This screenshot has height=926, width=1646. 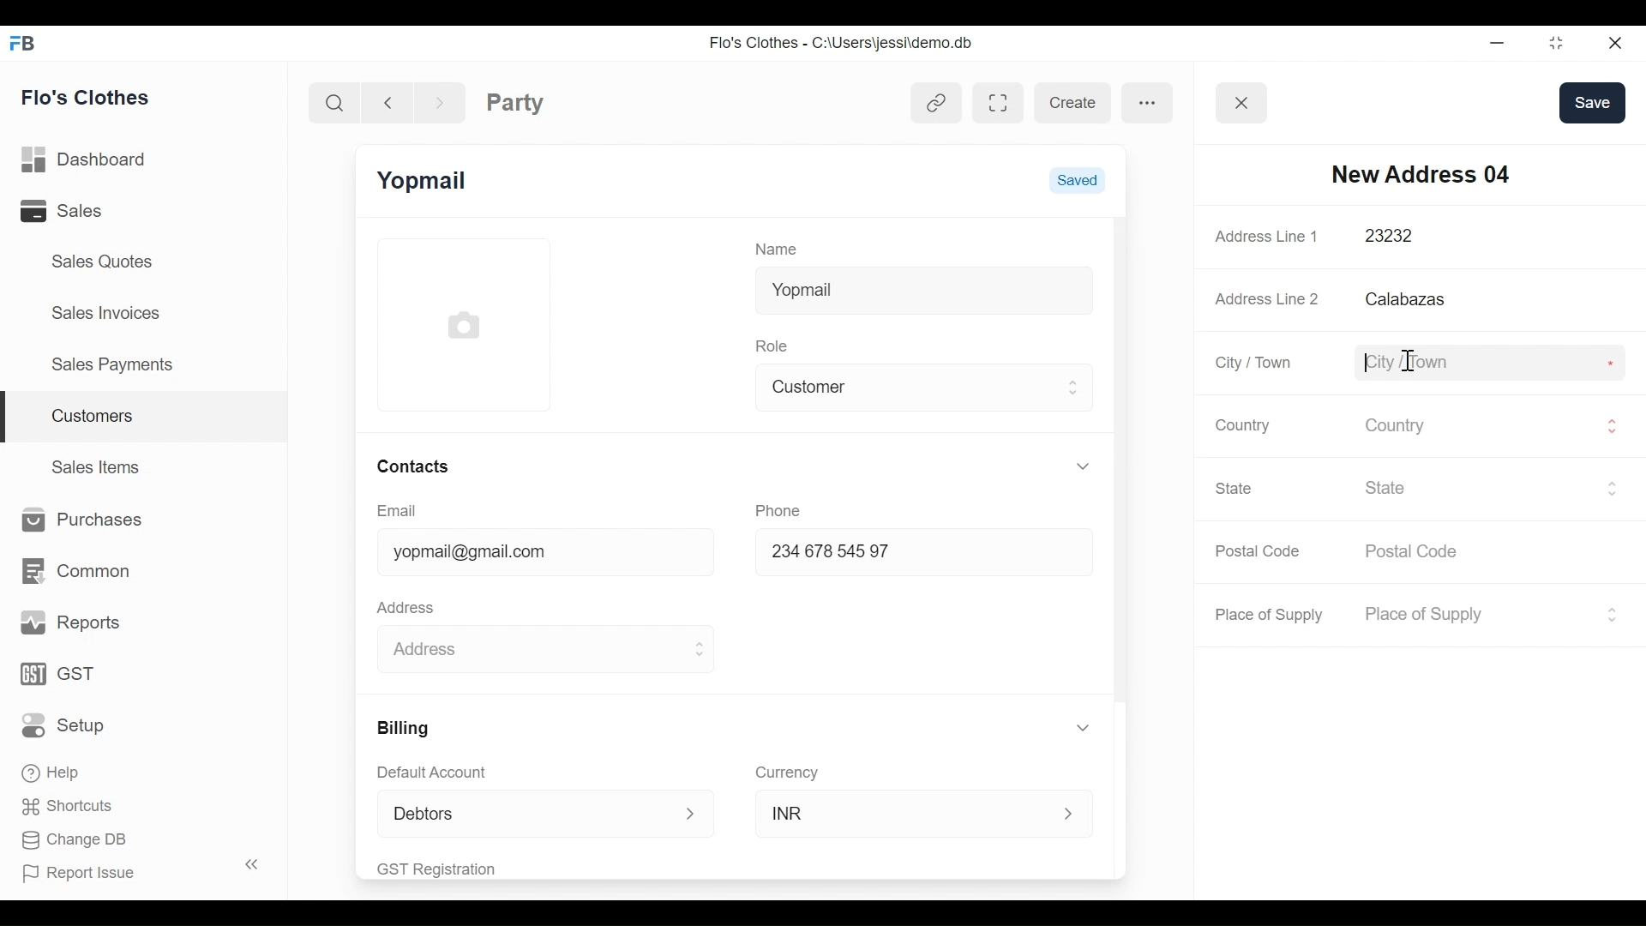 What do you see at coordinates (401, 728) in the screenshot?
I see `Billing` at bounding box center [401, 728].